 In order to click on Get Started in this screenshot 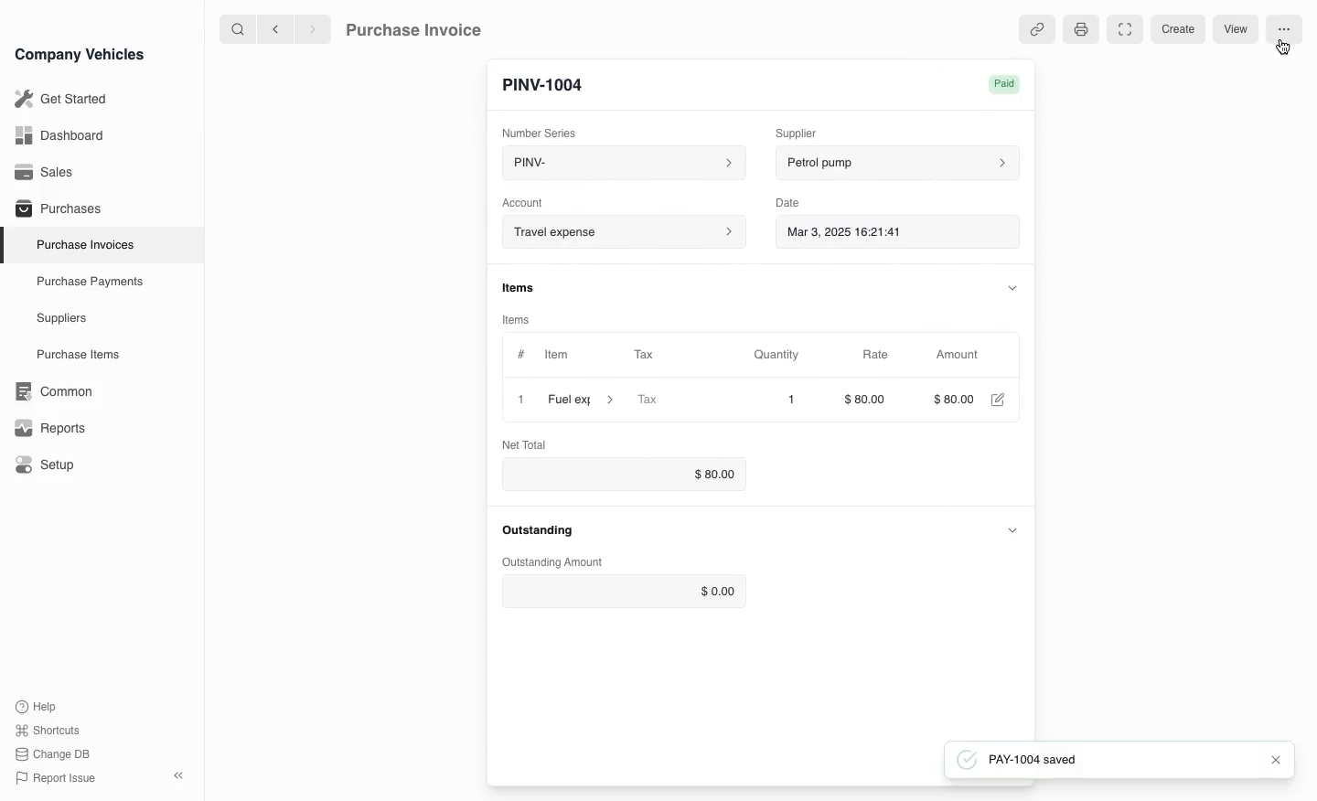, I will do `click(58, 99)`.